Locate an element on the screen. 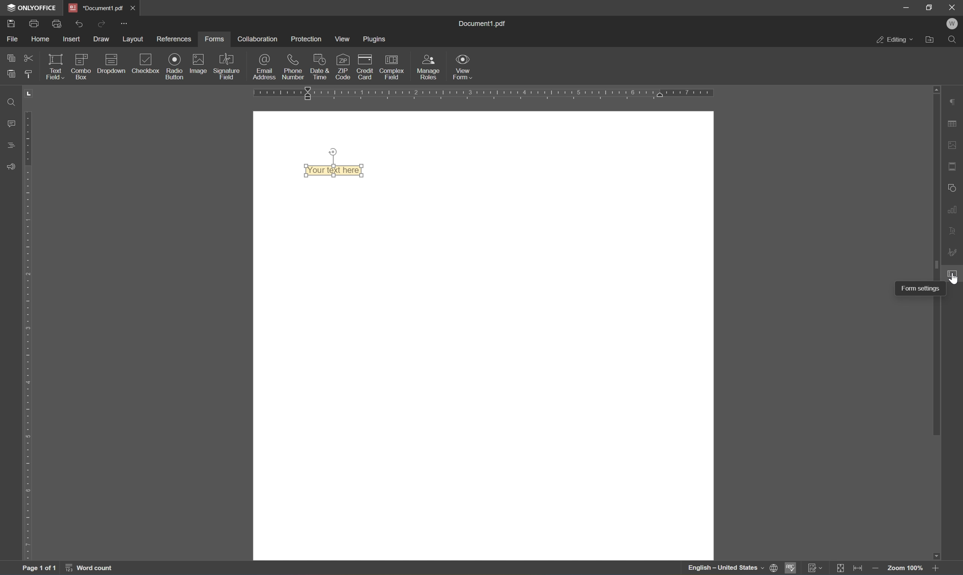  open file location is located at coordinates (931, 41).